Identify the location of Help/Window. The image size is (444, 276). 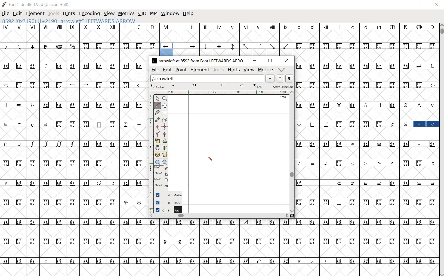
(282, 70).